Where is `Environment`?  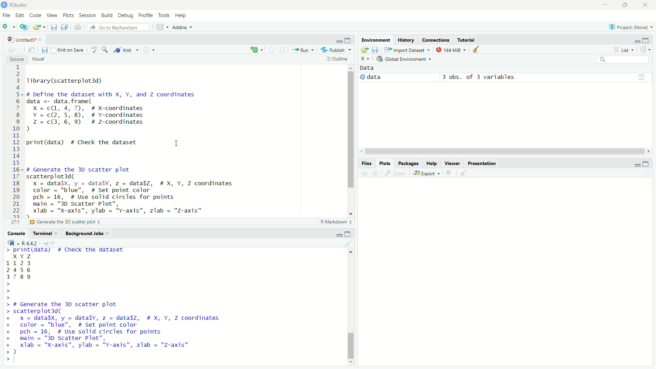 Environment is located at coordinates (374, 38).